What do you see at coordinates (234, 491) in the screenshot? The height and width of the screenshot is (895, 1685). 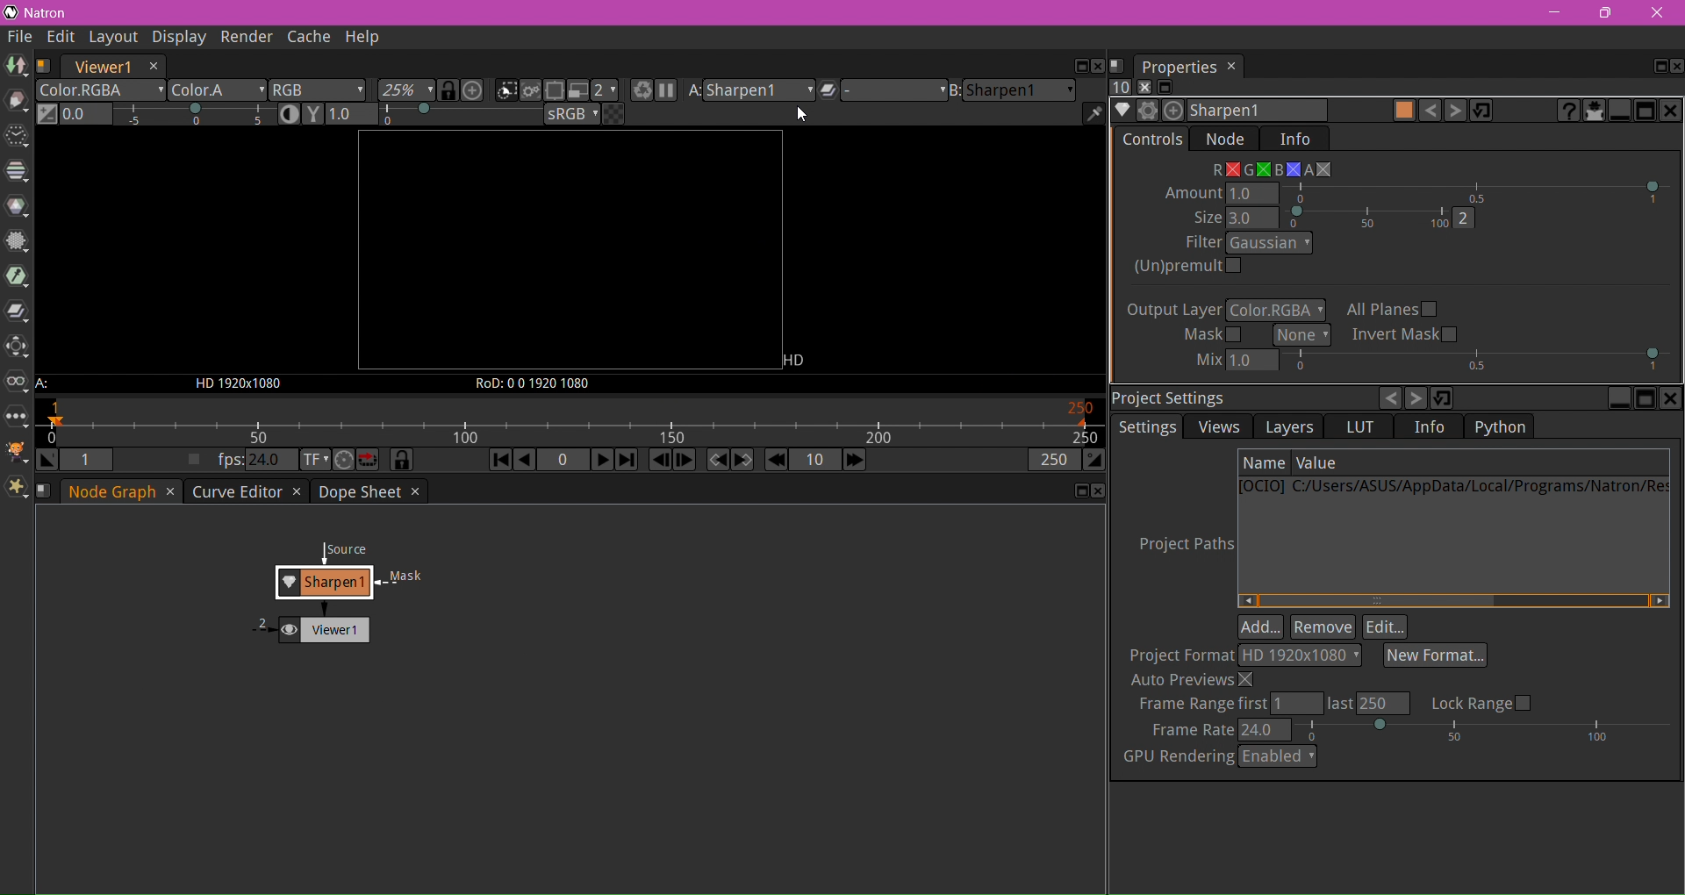 I see `Curve Editor` at bounding box center [234, 491].